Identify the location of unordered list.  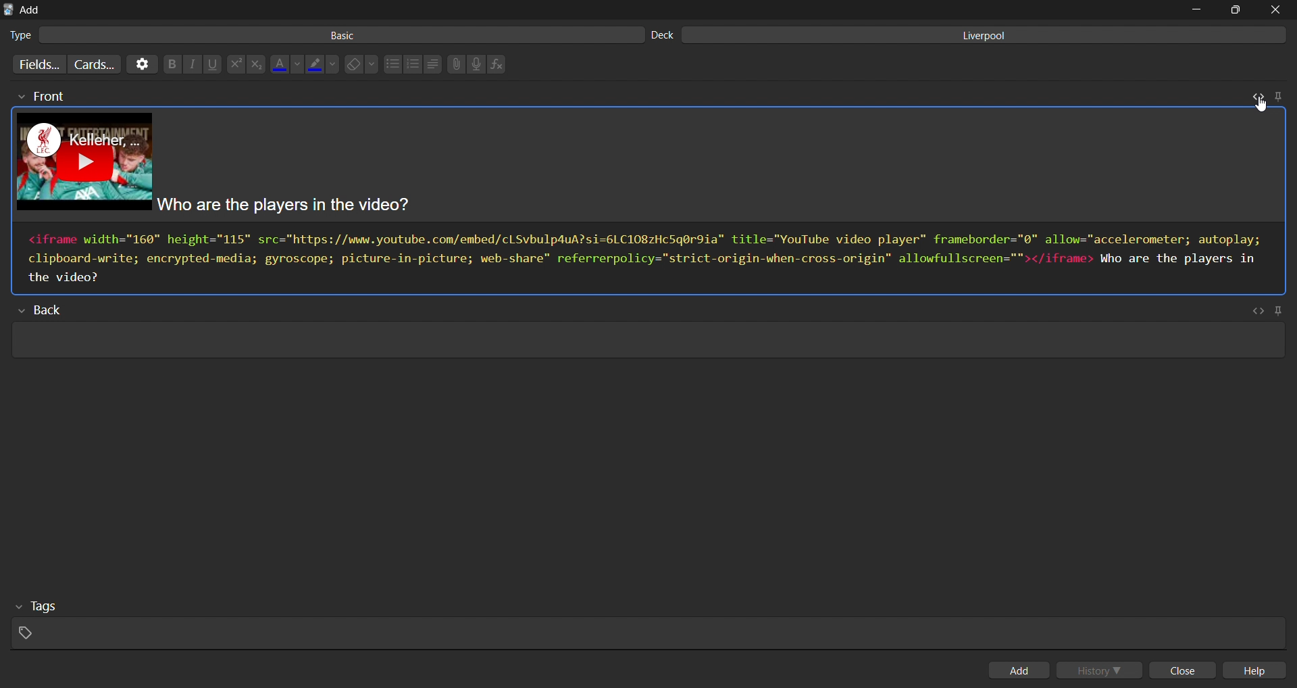
(392, 65).